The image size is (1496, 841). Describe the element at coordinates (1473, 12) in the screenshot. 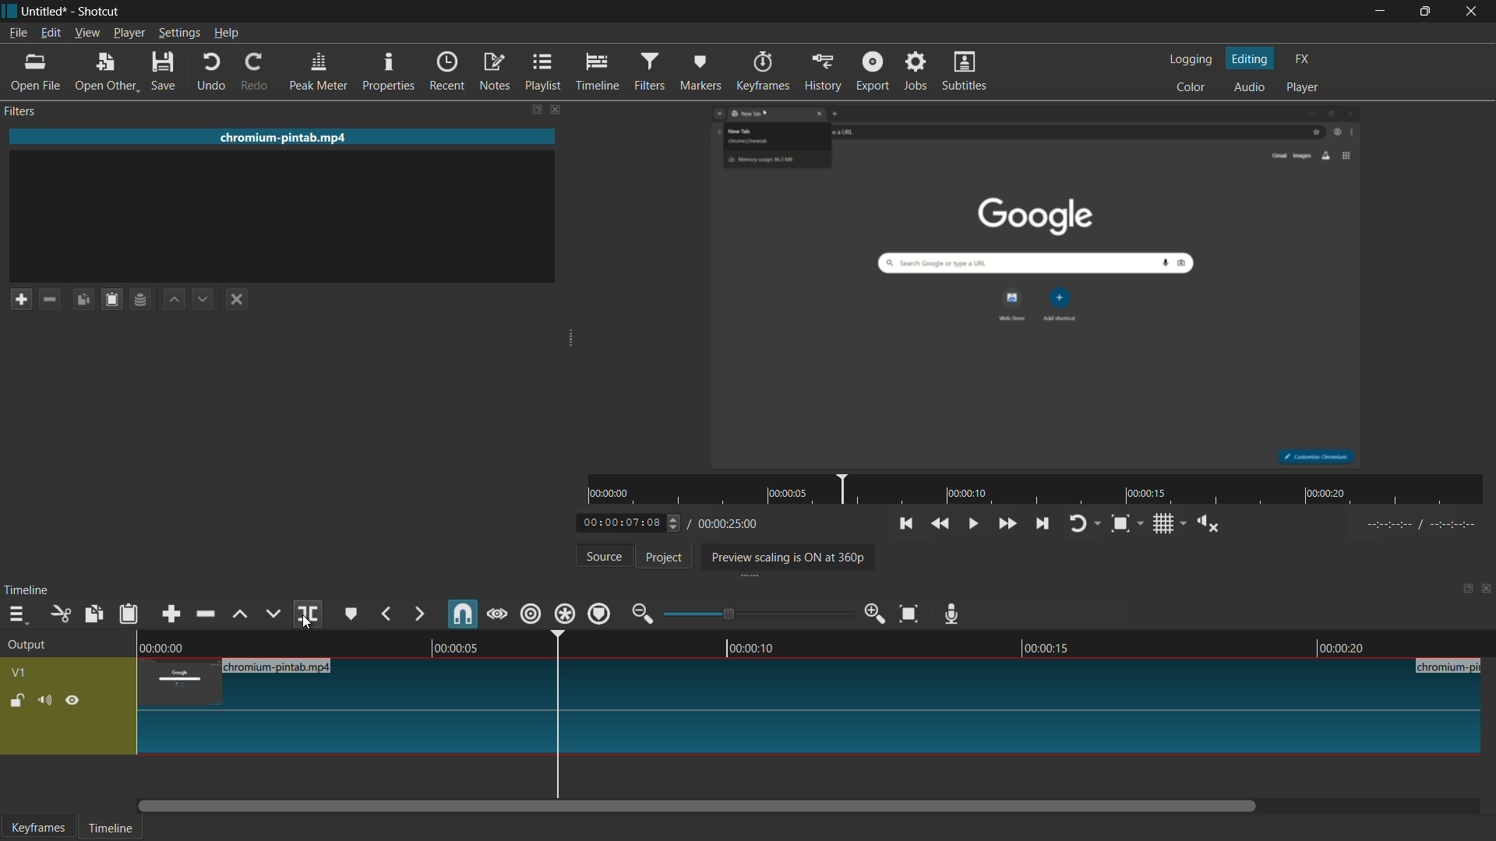

I see `close app` at that location.